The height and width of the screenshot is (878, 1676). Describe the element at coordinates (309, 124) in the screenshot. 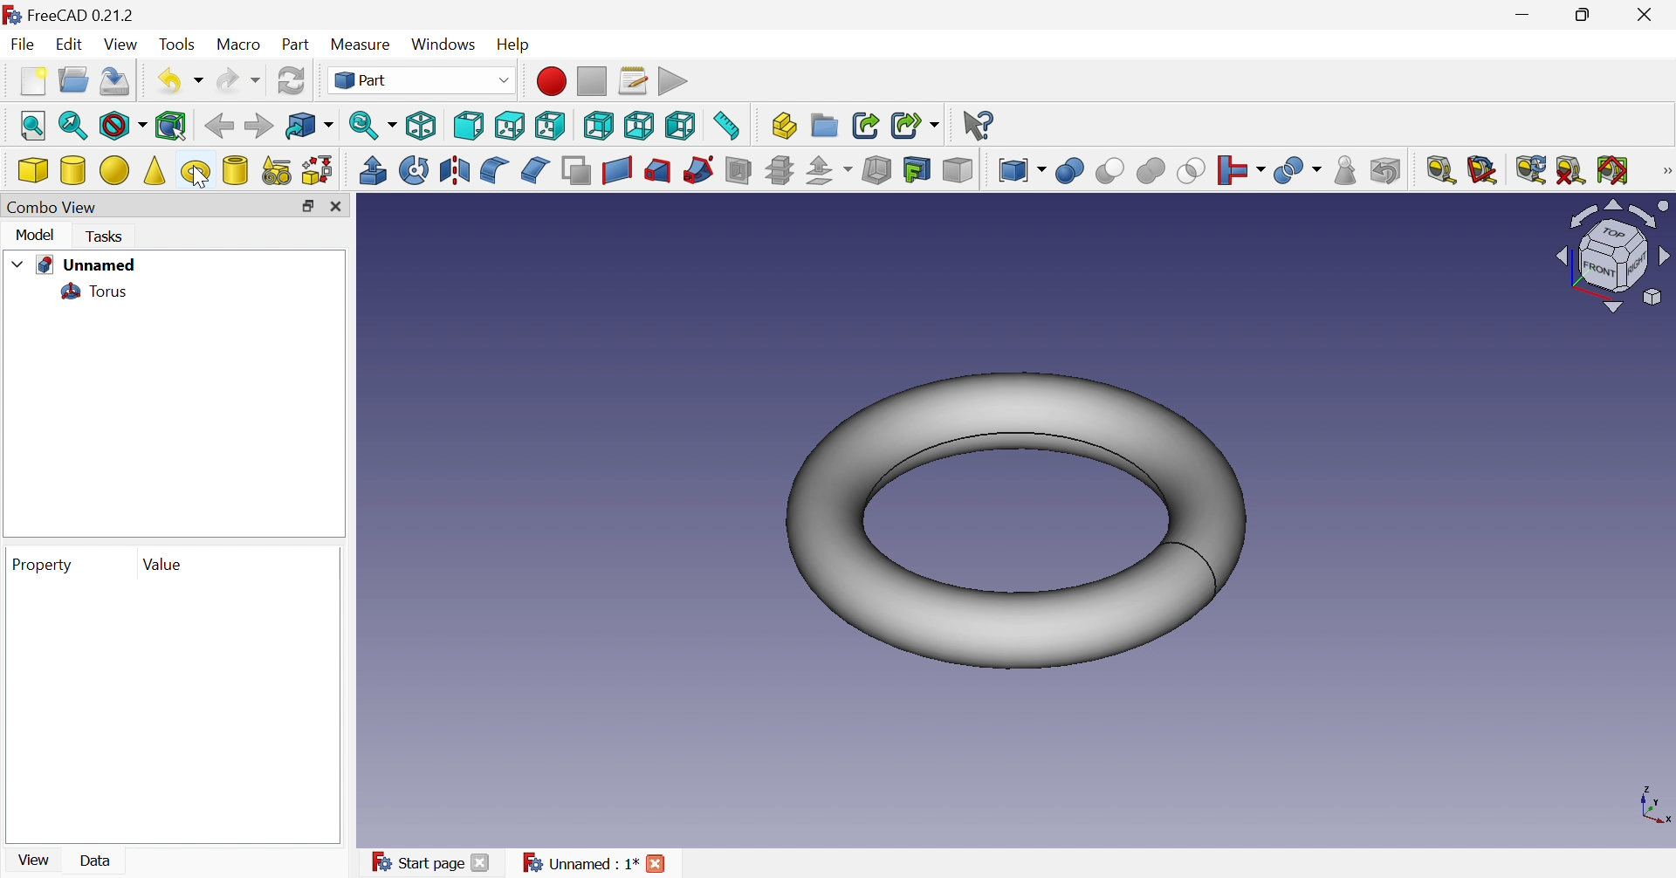

I see `Go to linked object` at that location.